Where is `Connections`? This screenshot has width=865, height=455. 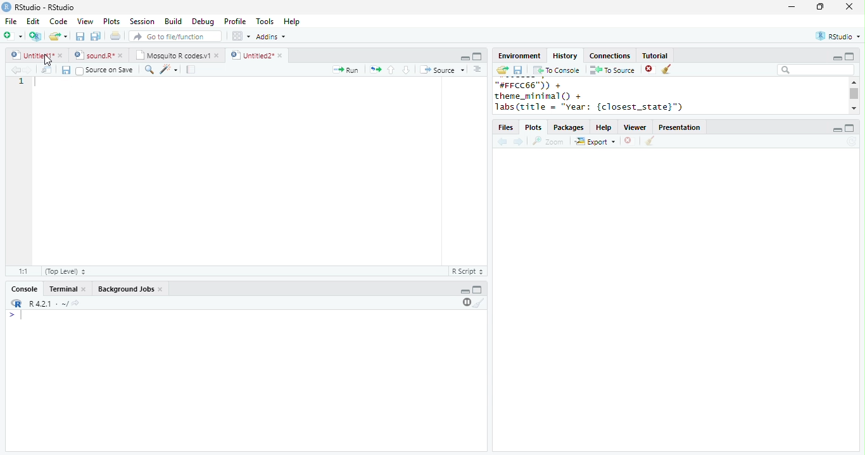 Connections is located at coordinates (609, 56).